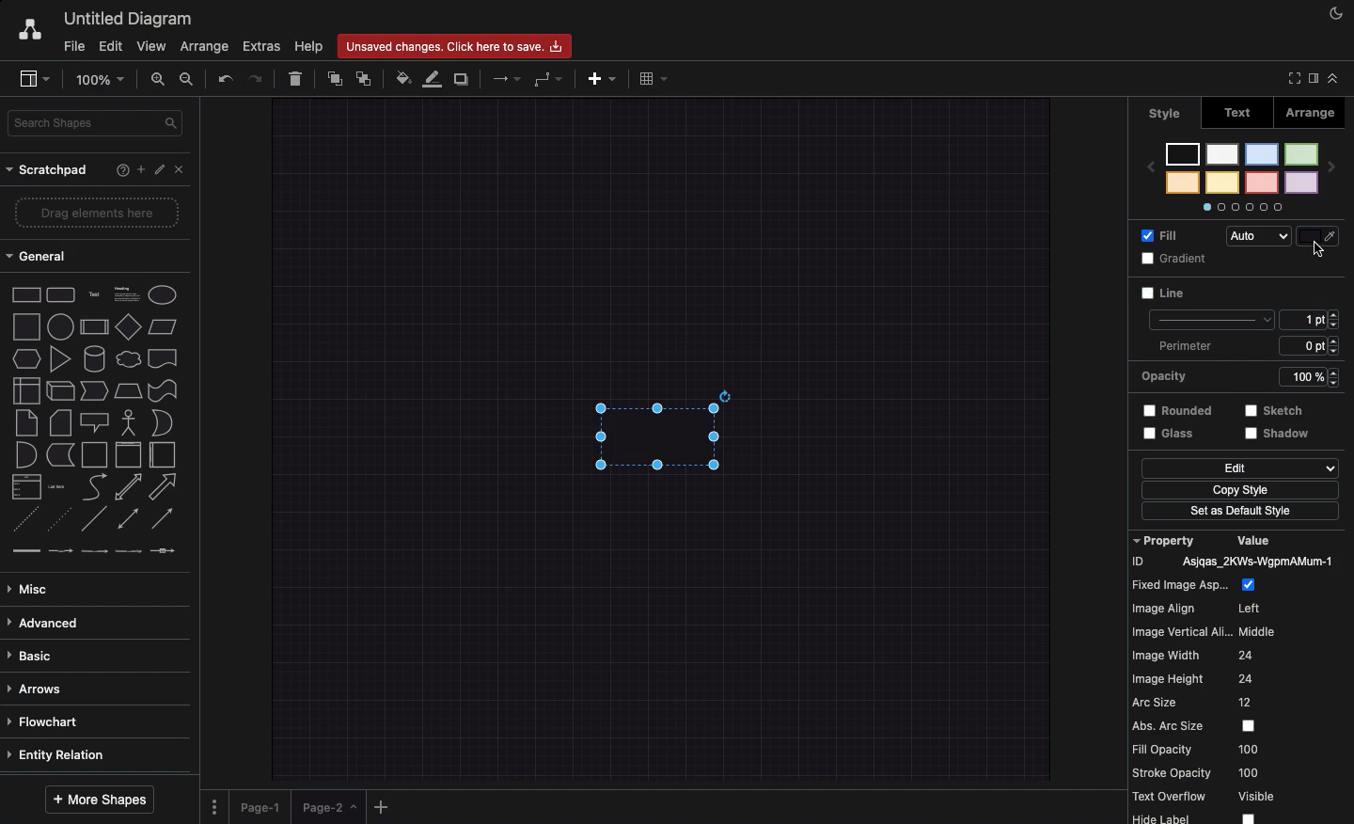 The width and height of the screenshot is (1354, 824). I want to click on vertical container, so click(127, 455).